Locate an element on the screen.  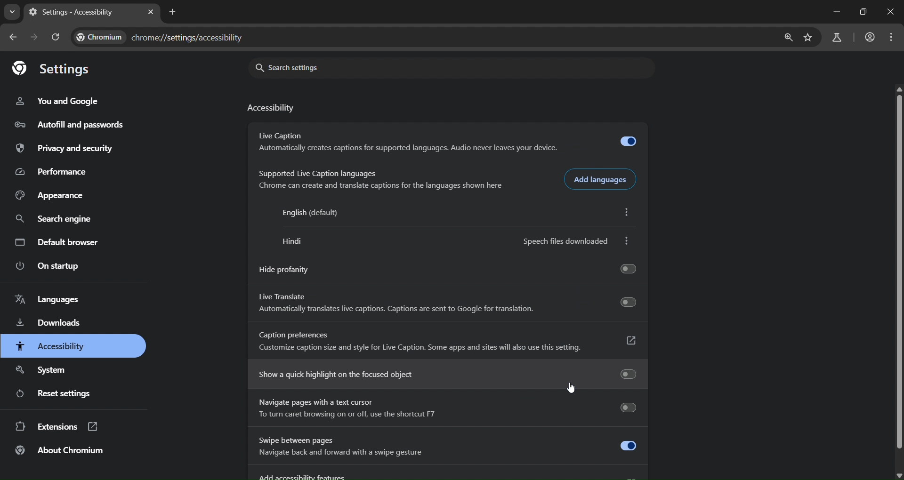
Live Translate @
Automatically translates live captions. Captions are sent to Google for translation. is located at coordinates (451, 304).